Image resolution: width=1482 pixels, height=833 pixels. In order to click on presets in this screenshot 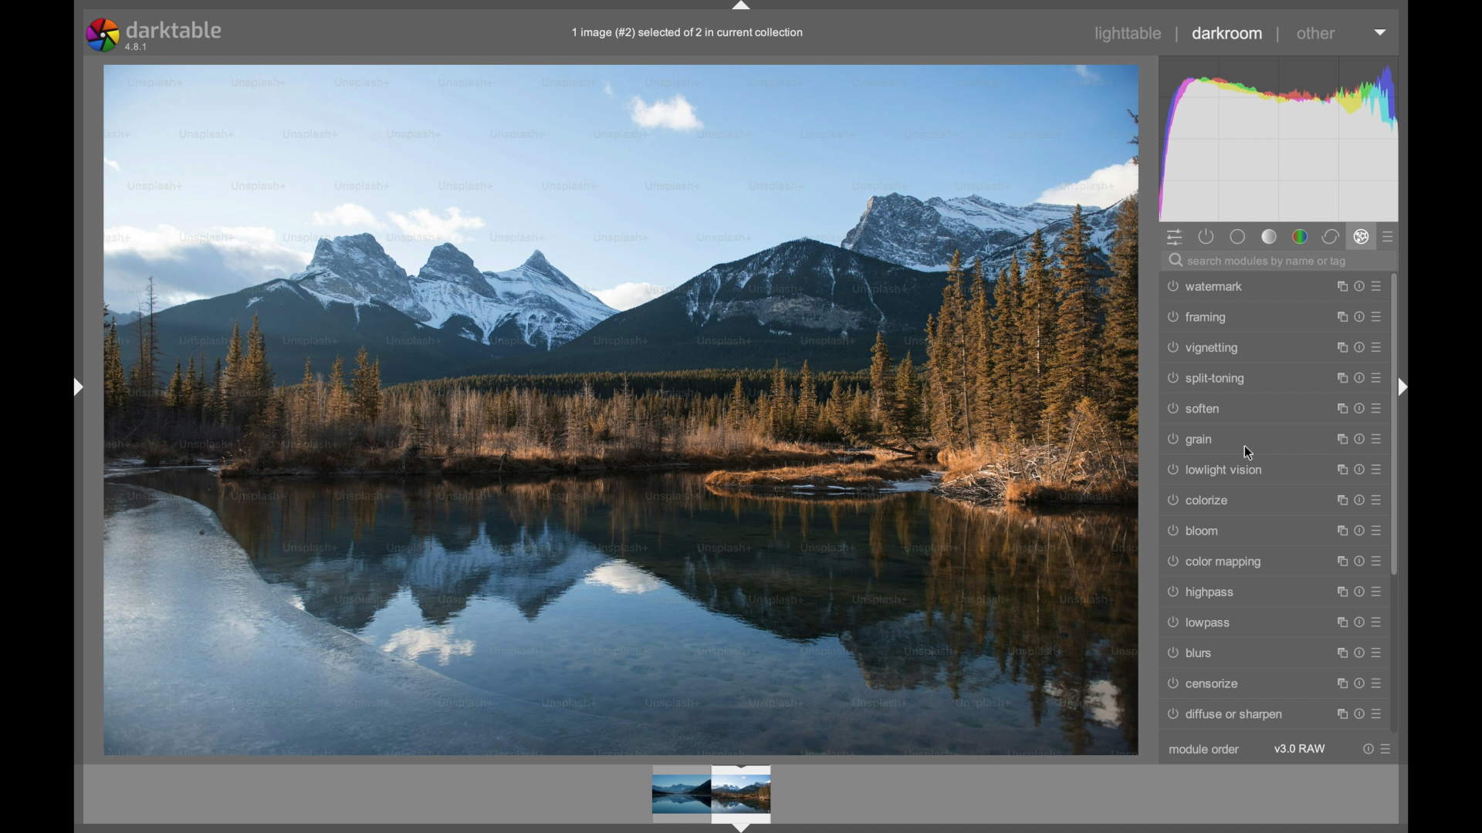, I will do `click(1379, 286)`.